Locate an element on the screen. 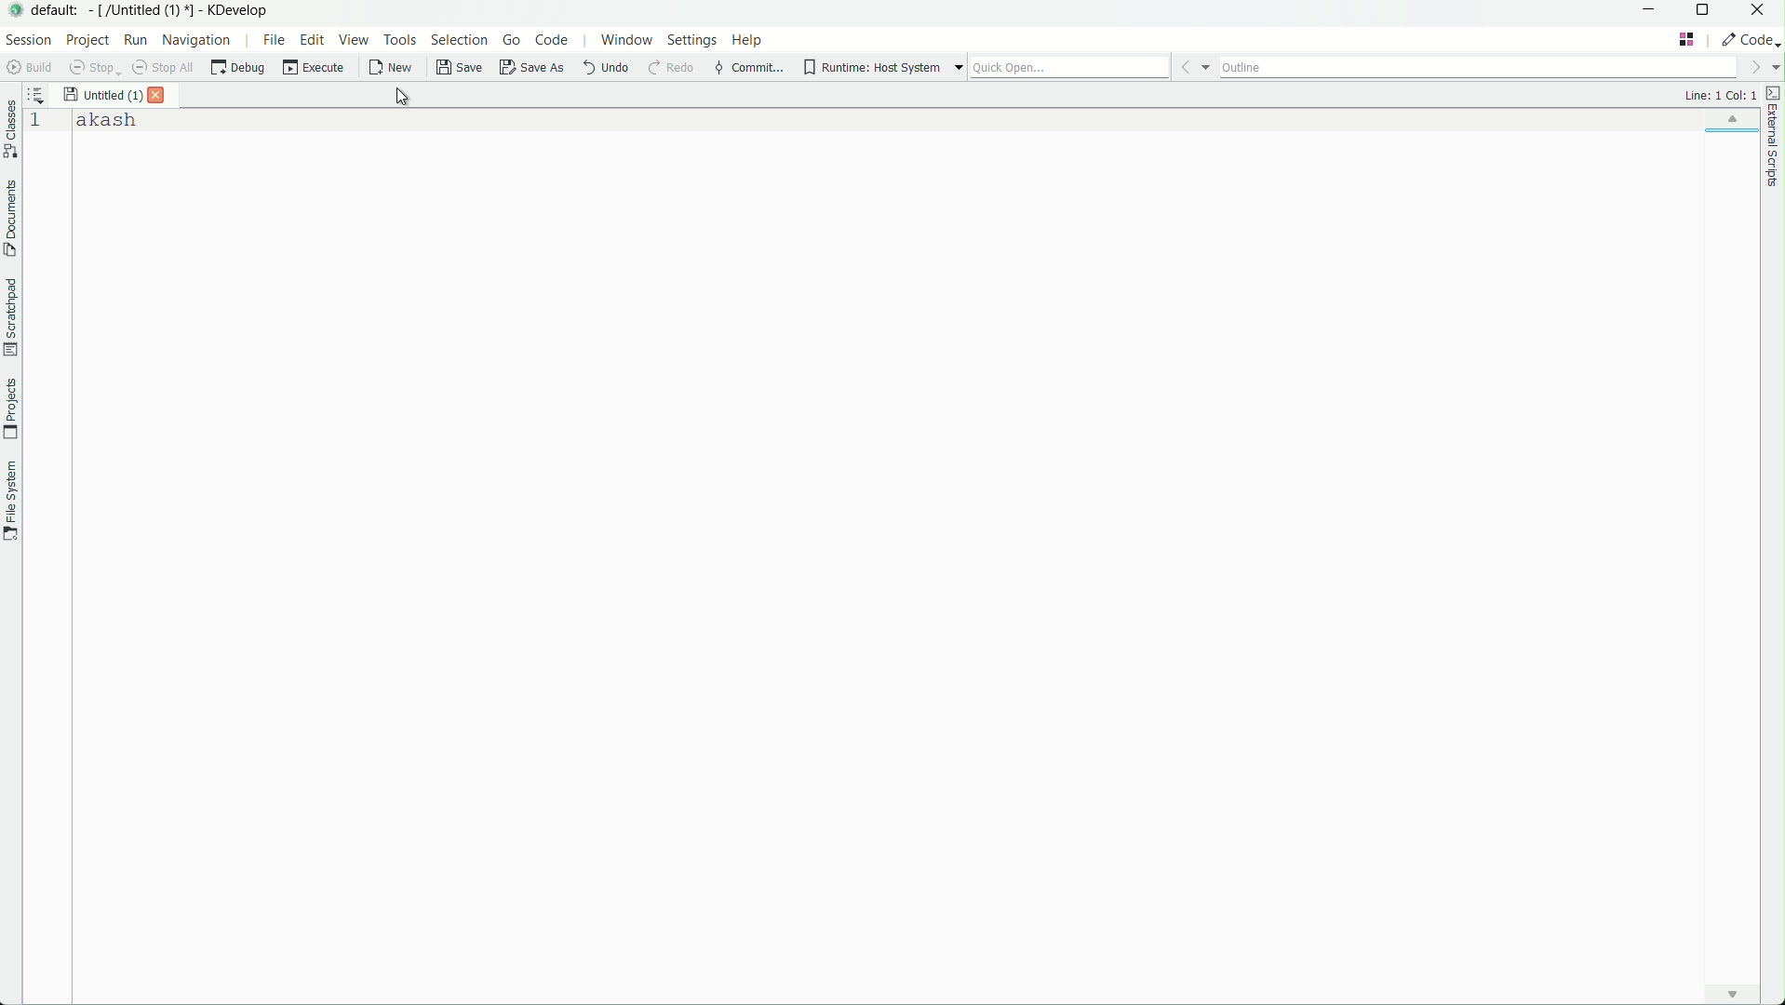 The height and width of the screenshot is (1005, 1785). code is located at coordinates (551, 39).